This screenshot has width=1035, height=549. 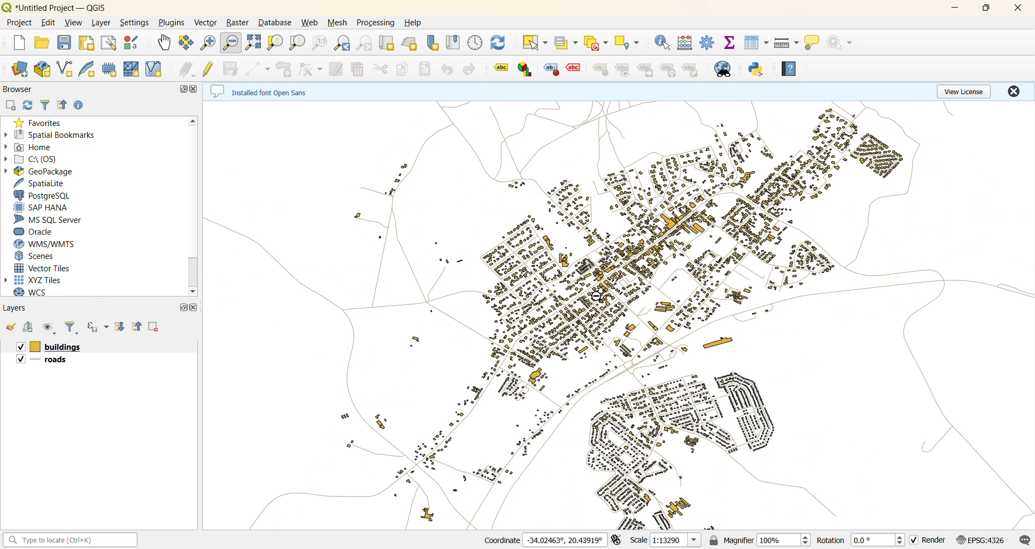 What do you see at coordinates (53, 136) in the screenshot?
I see `spatial bookmarks` at bounding box center [53, 136].